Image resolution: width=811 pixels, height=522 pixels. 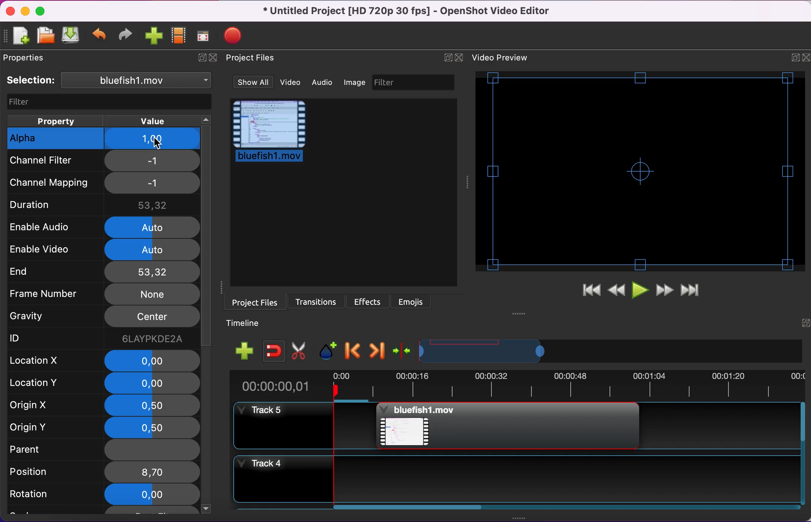 I want to click on 53,32, so click(x=151, y=272).